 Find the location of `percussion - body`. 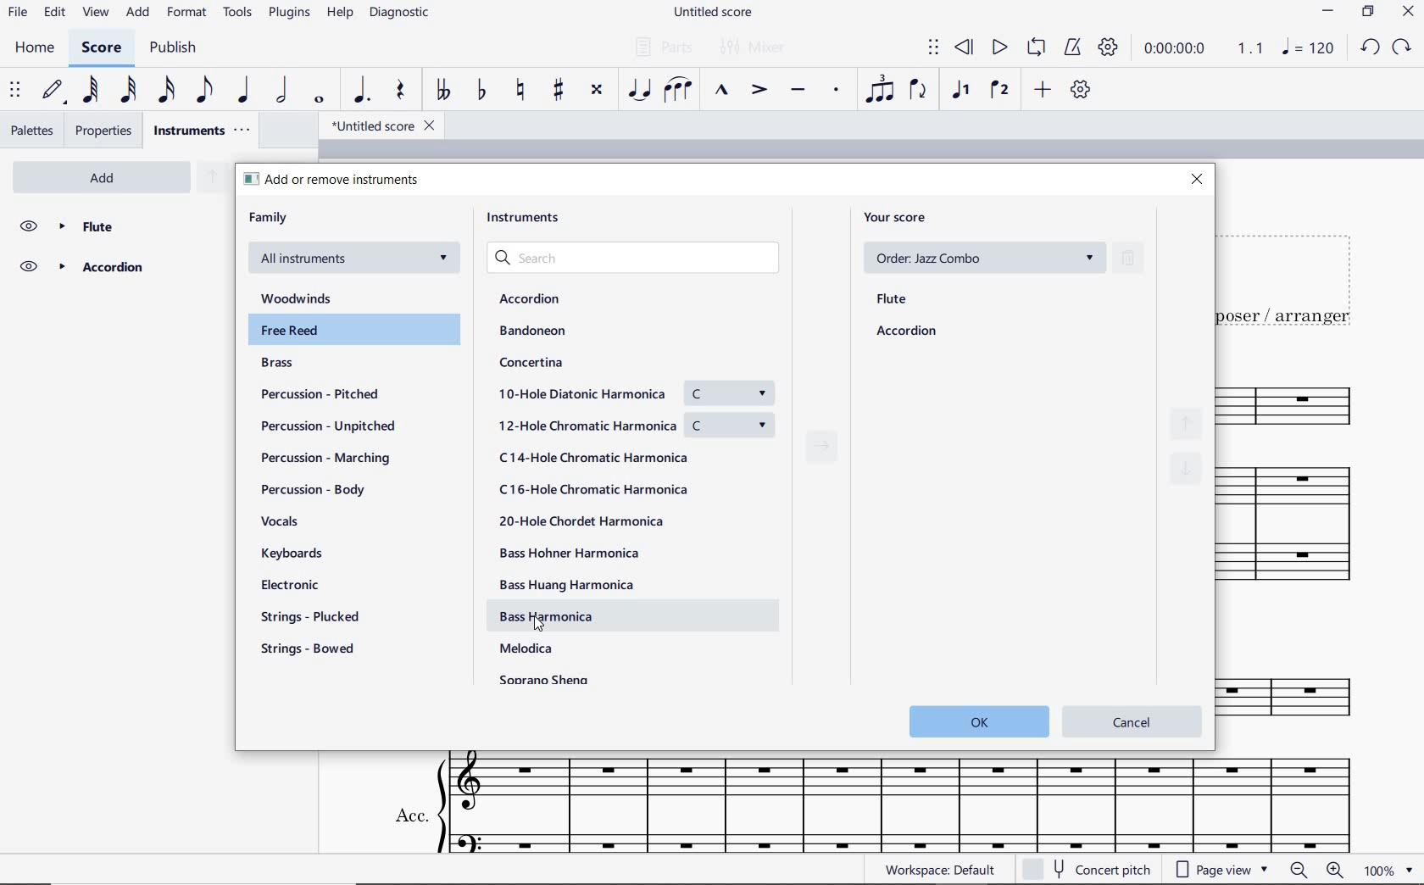

percussion - body is located at coordinates (309, 488).